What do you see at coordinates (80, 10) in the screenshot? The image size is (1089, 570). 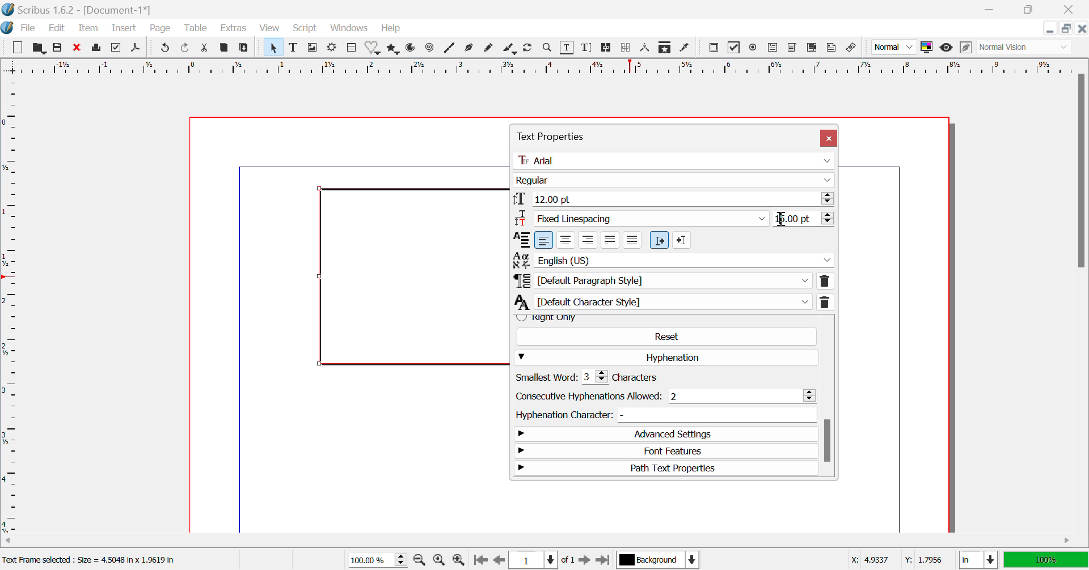 I see `Scribus 1.6.2 - [Document-1*]` at bounding box center [80, 10].